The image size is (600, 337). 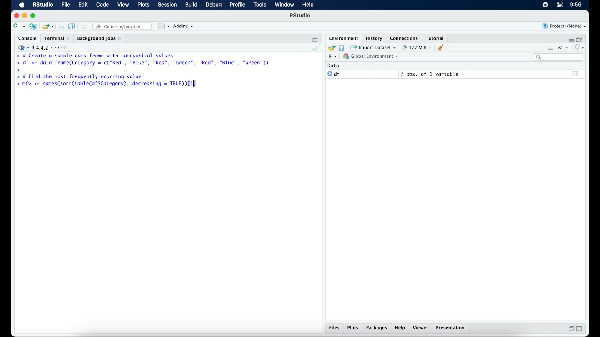 What do you see at coordinates (34, 16) in the screenshot?
I see `maximize` at bounding box center [34, 16].